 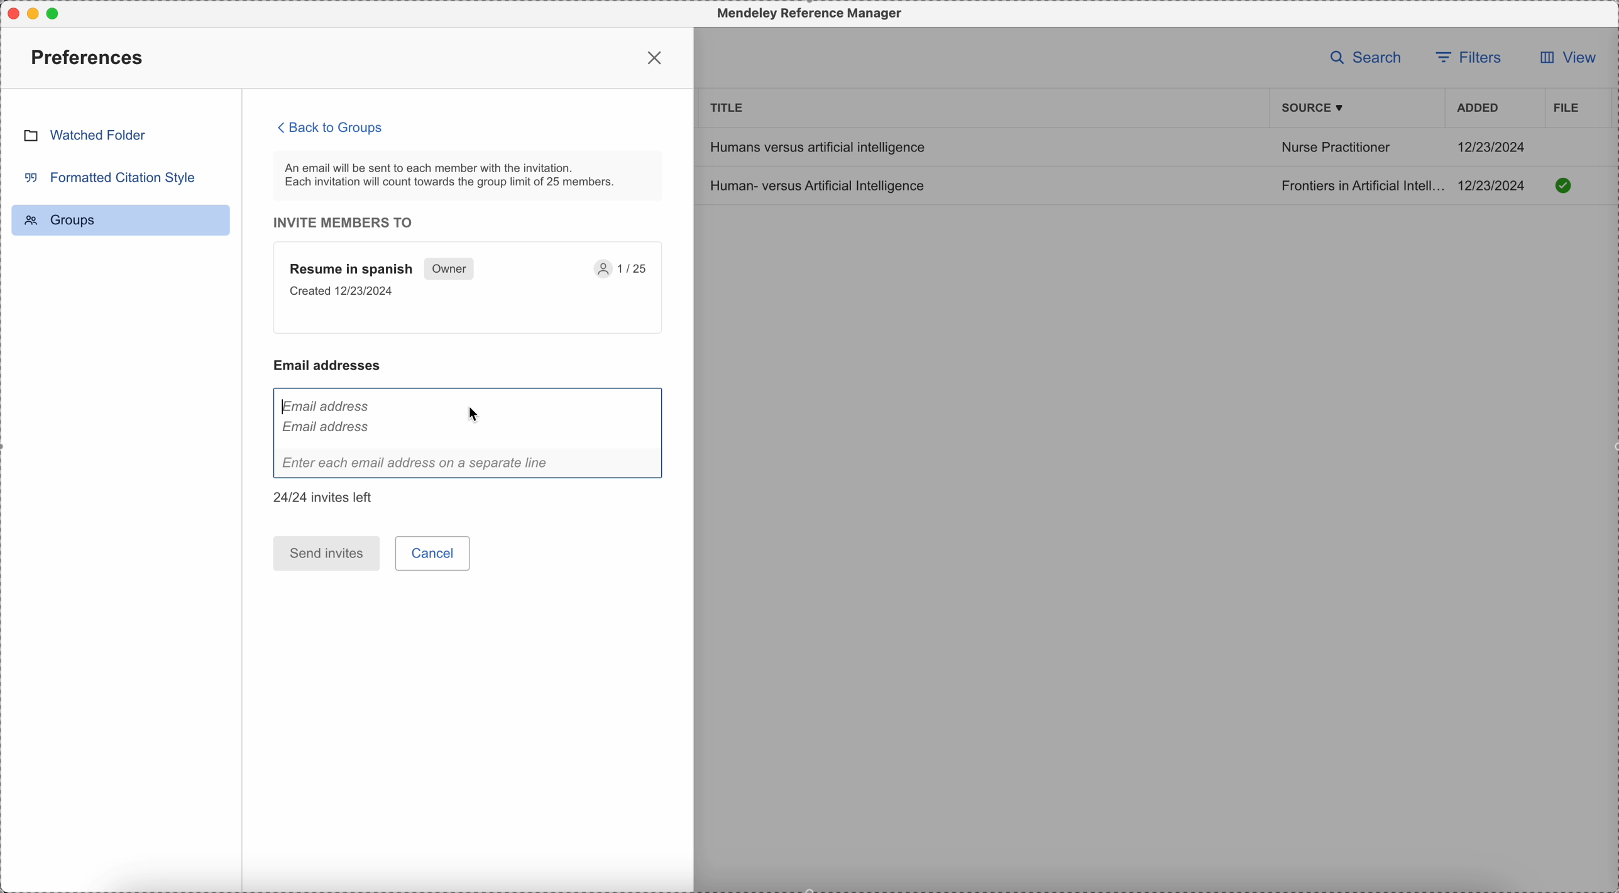 I want to click on minimize, so click(x=36, y=13).